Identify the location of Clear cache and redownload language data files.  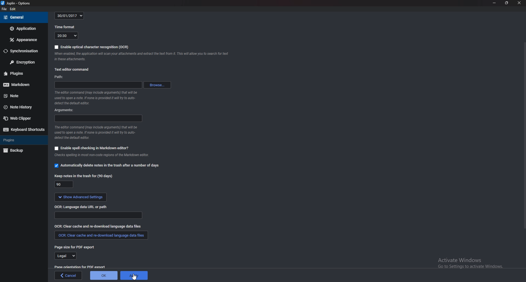
(100, 236).